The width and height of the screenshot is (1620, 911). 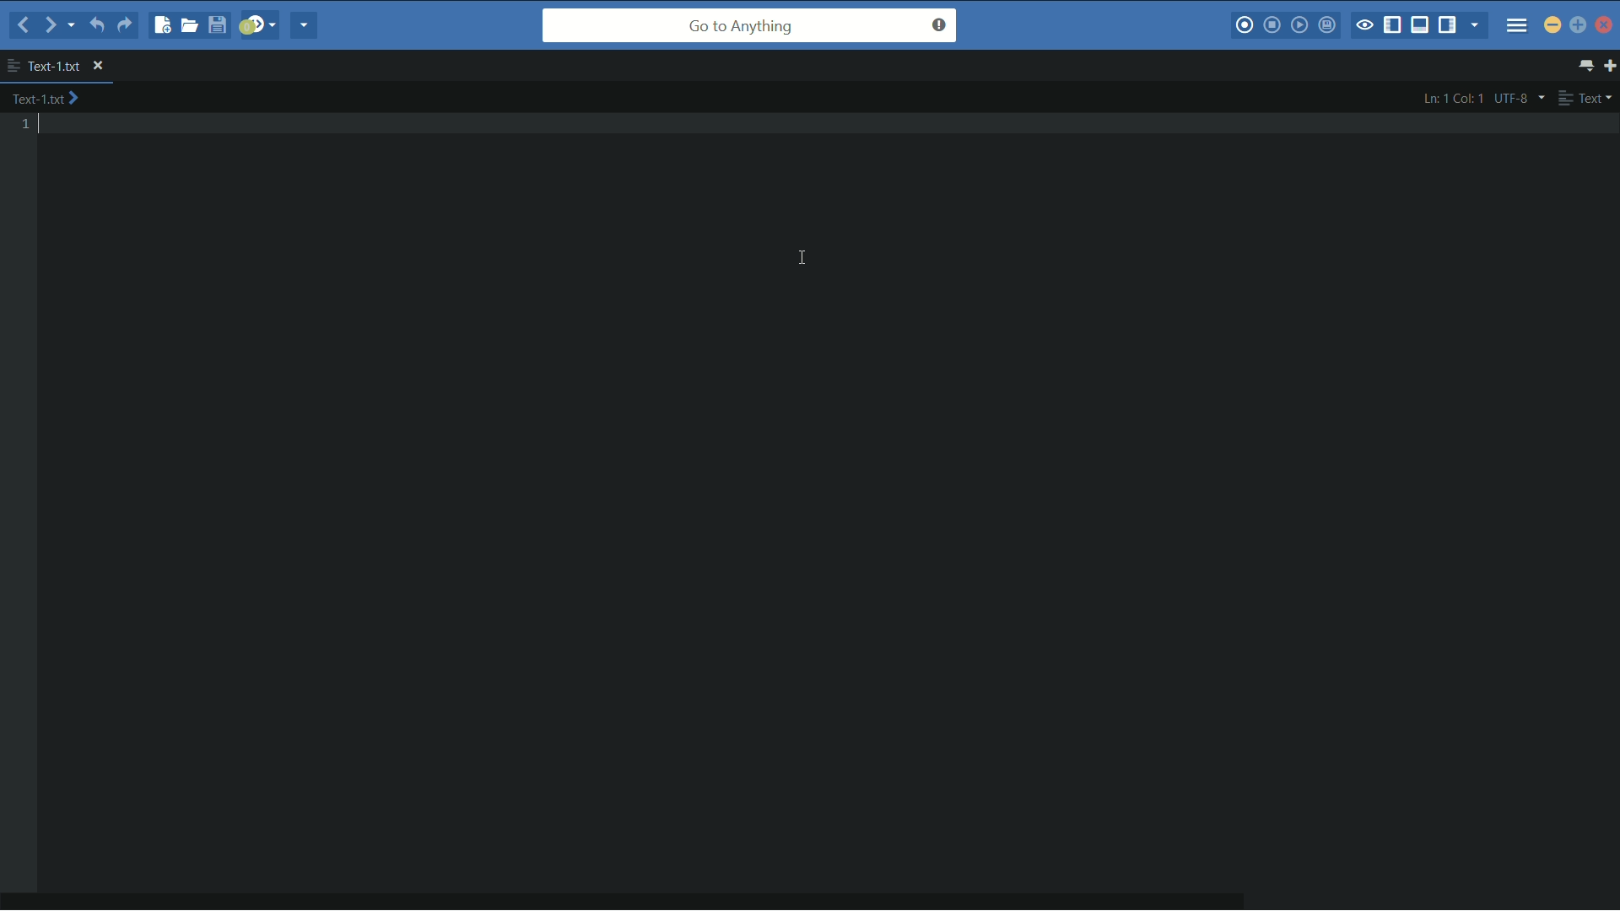 What do you see at coordinates (1326, 24) in the screenshot?
I see `save macro to toolbox` at bounding box center [1326, 24].